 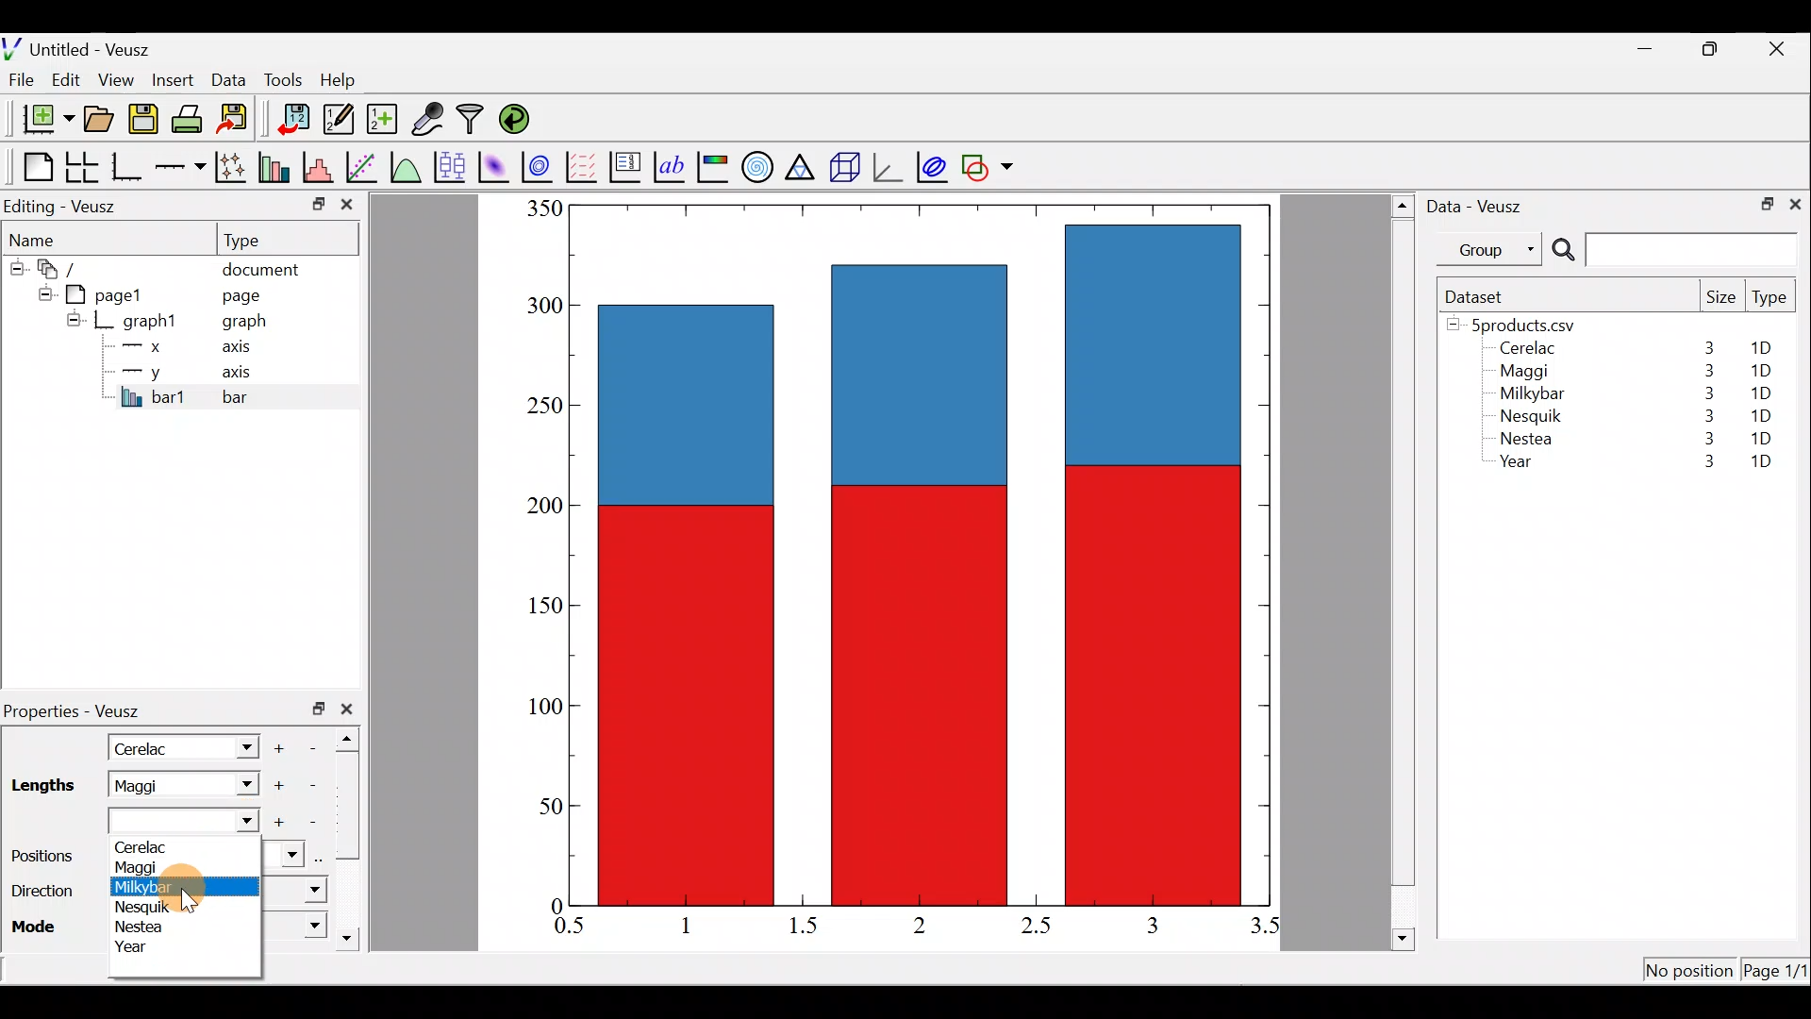 What do you see at coordinates (1704, 442) in the screenshot?
I see `3` at bounding box center [1704, 442].